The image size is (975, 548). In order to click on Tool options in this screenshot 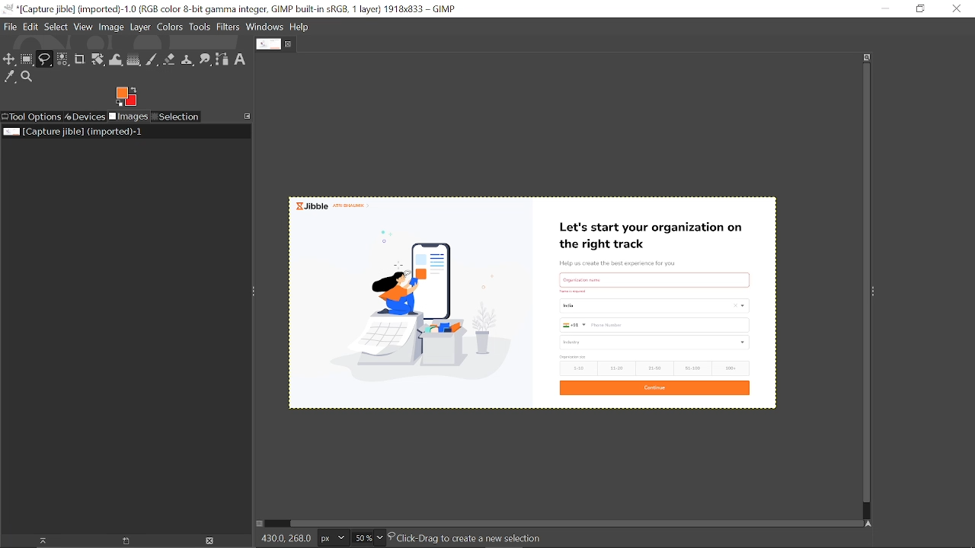, I will do `click(31, 117)`.